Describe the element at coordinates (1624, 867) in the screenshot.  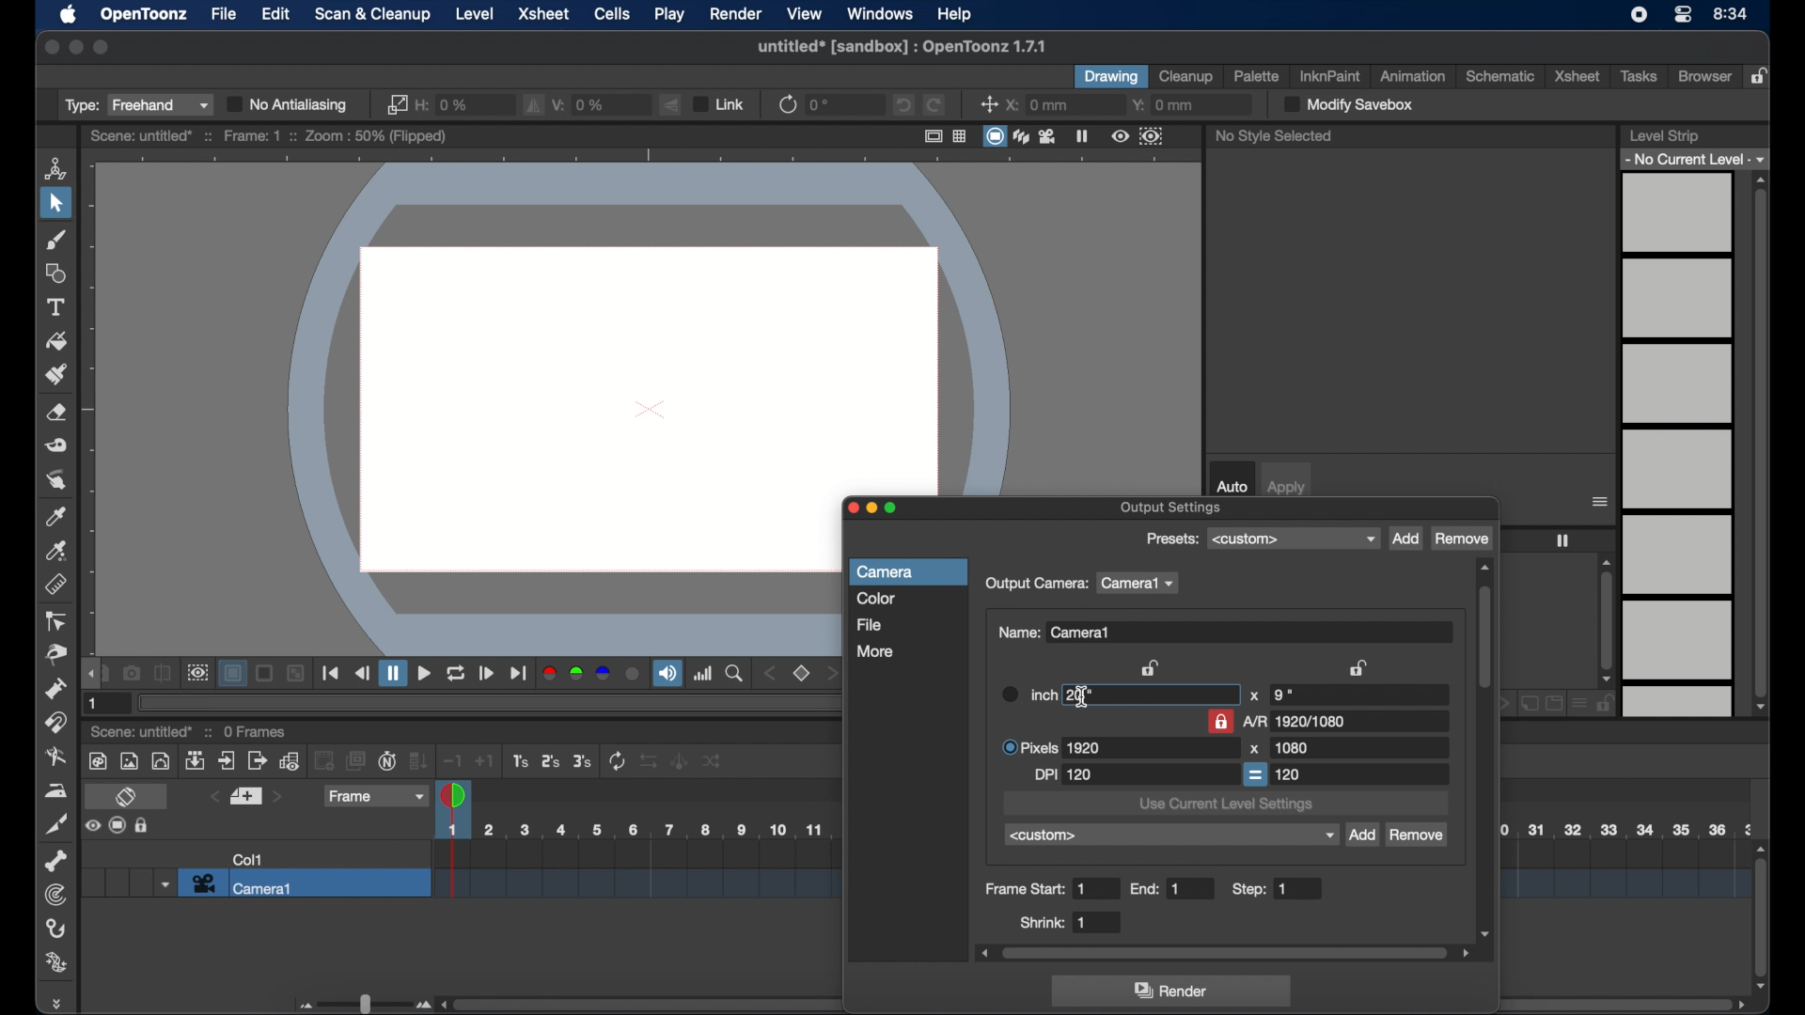
I see `scene scale` at that location.